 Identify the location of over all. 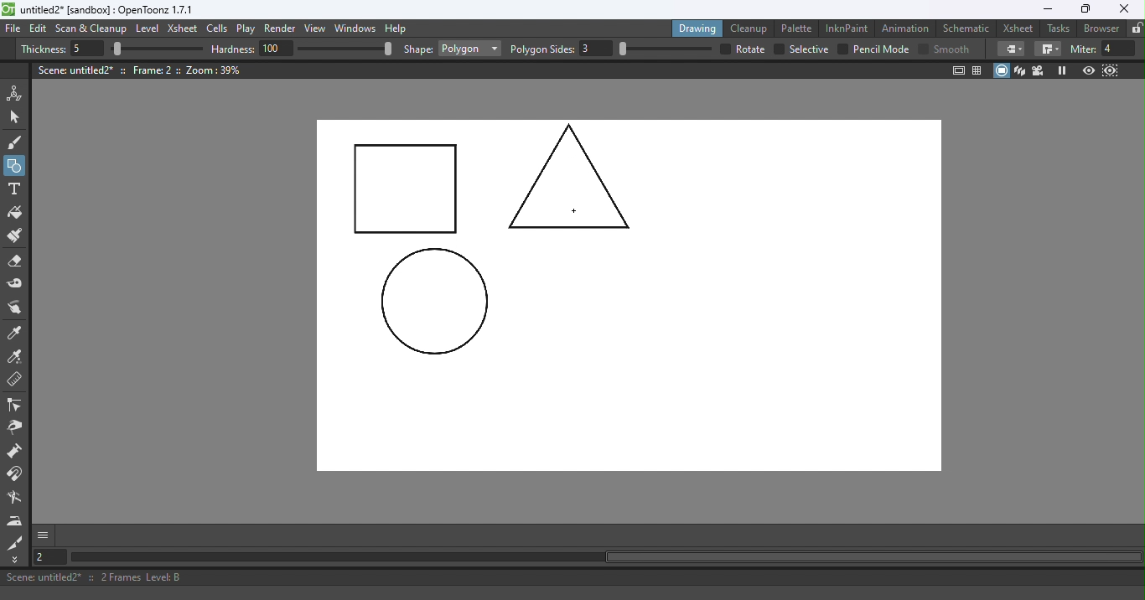
(752, 49).